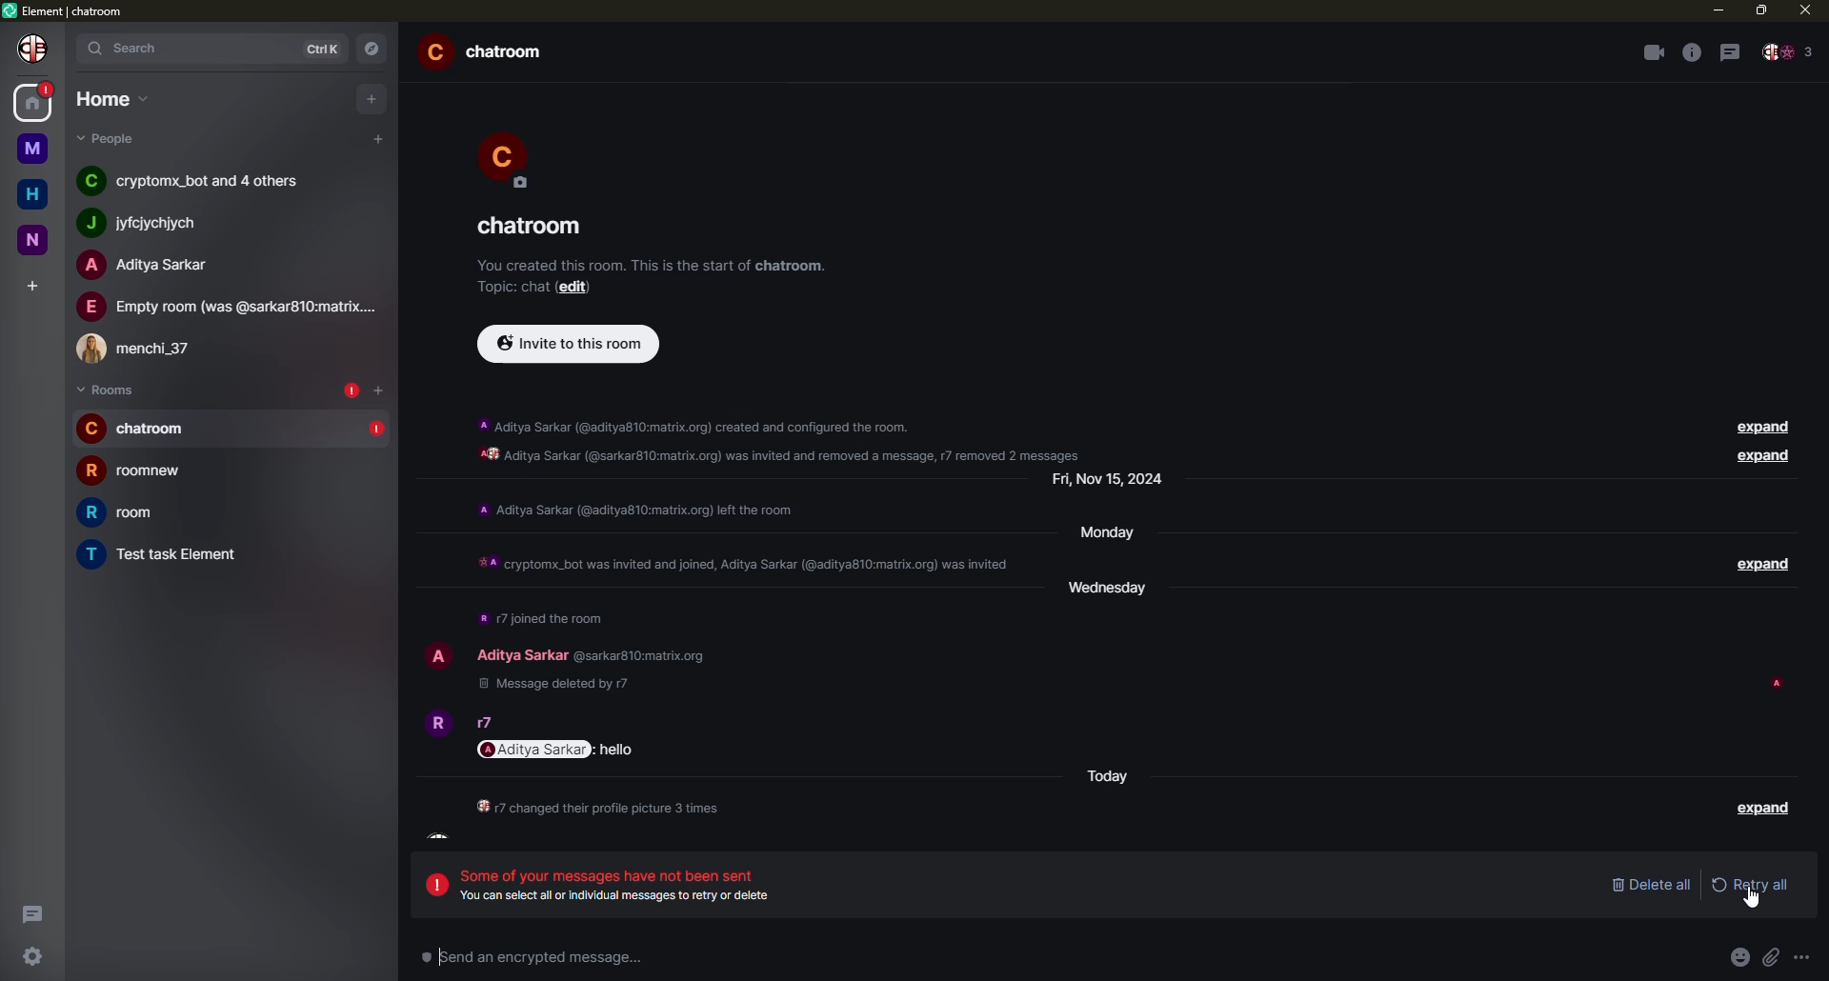 The height and width of the screenshot is (981, 1829). I want to click on id, so click(641, 655).